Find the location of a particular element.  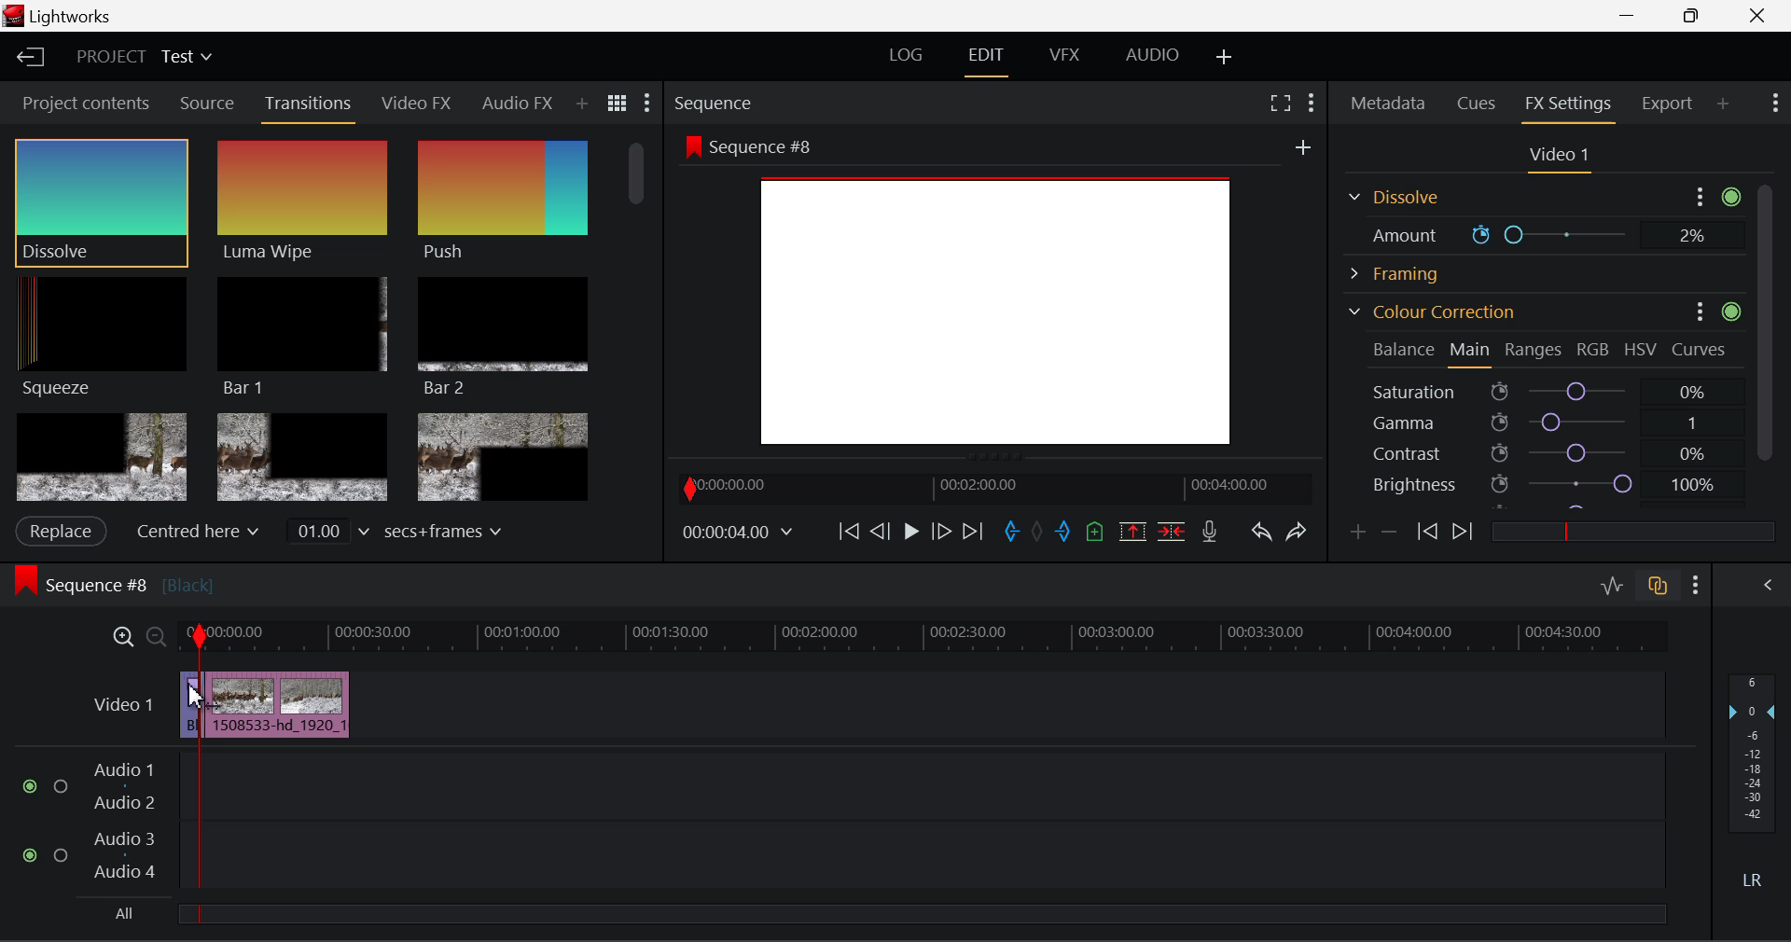

Sequence Preview Section is located at coordinates (718, 104).